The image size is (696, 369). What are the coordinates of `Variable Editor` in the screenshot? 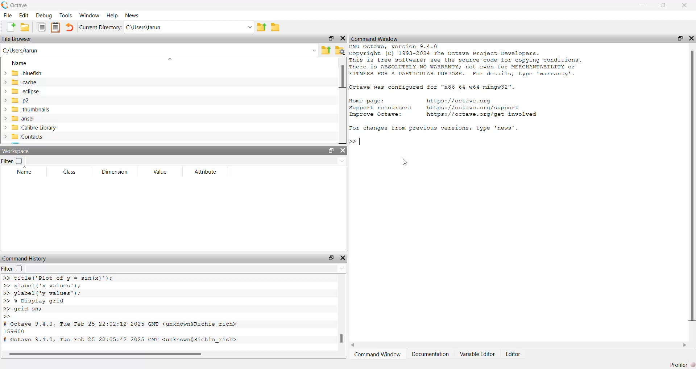 It's located at (477, 354).